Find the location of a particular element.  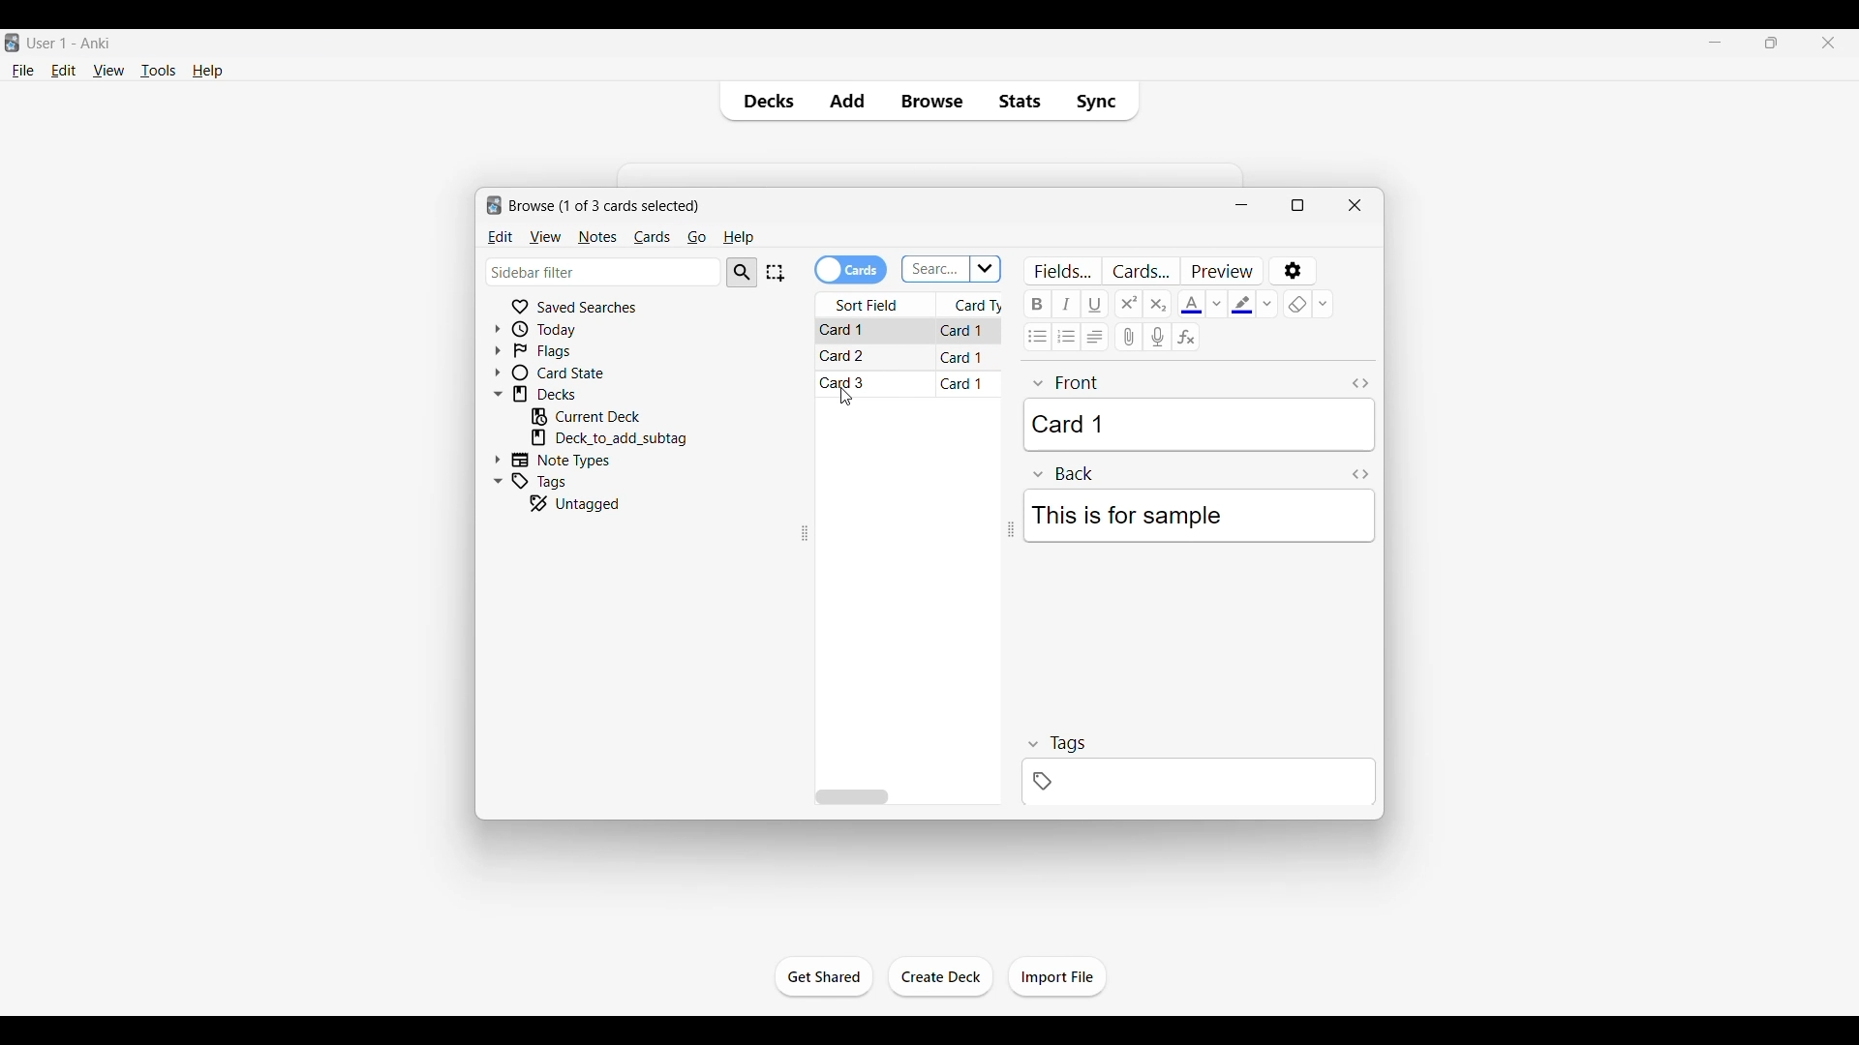

Card 3 is located at coordinates (846, 382).